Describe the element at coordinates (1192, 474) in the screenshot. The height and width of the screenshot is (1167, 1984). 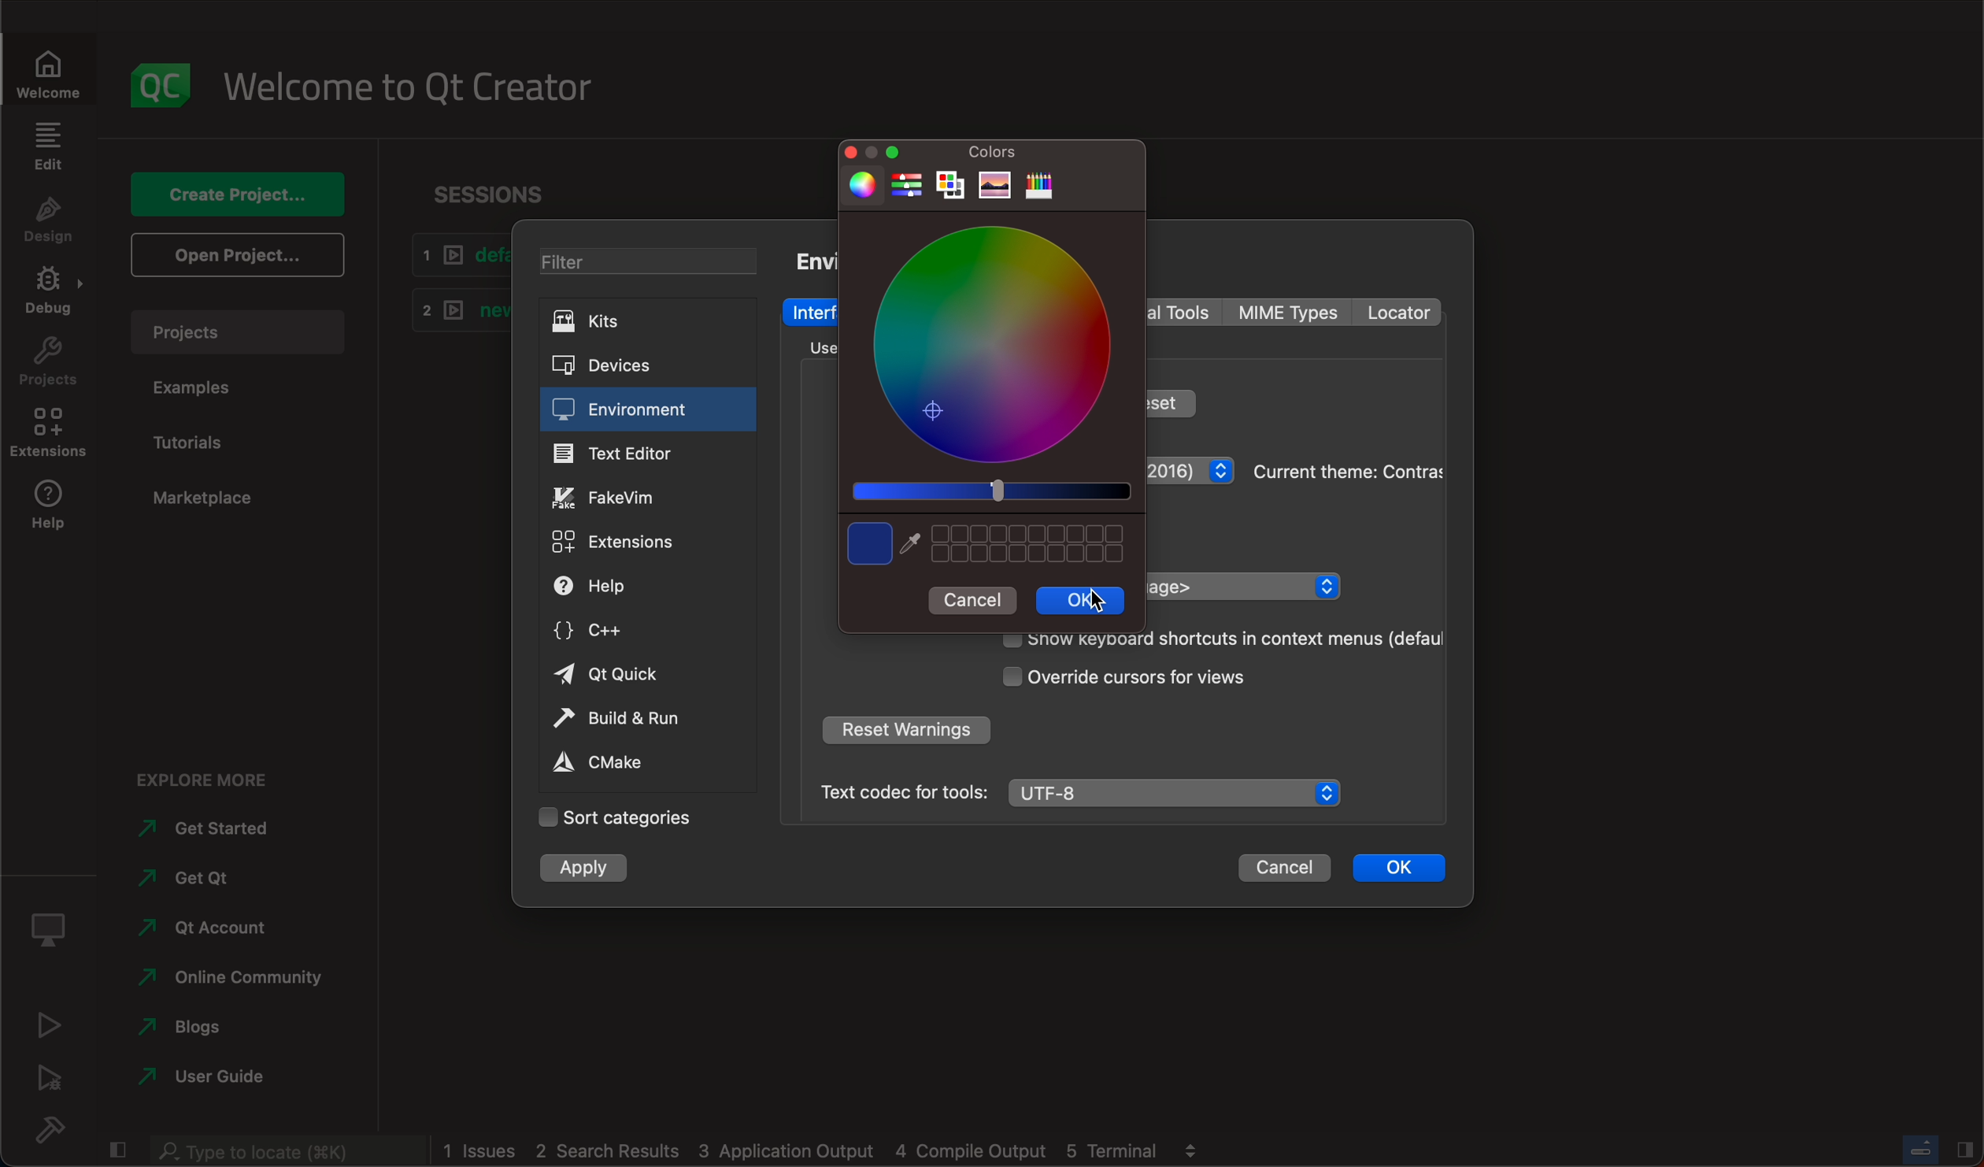
I see `theme` at that location.